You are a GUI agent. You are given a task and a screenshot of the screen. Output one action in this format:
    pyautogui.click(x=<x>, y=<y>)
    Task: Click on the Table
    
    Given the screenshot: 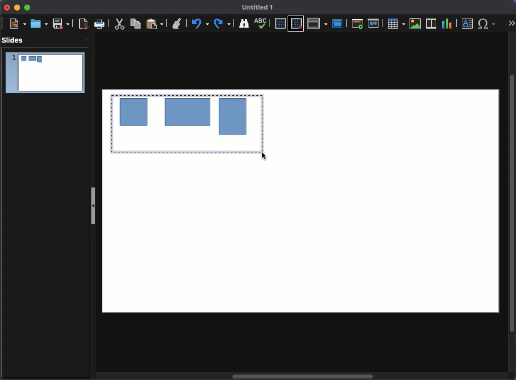 What is the action you would take?
    pyautogui.click(x=397, y=24)
    